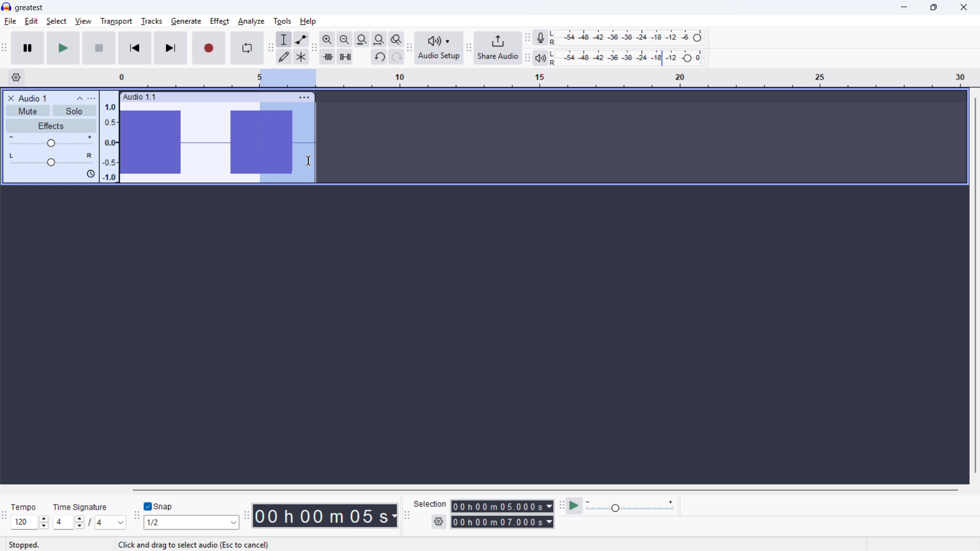 This screenshot has width=980, height=551. Describe the element at coordinates (110, 140) in the screenshot. I see `amplitude` at that location.